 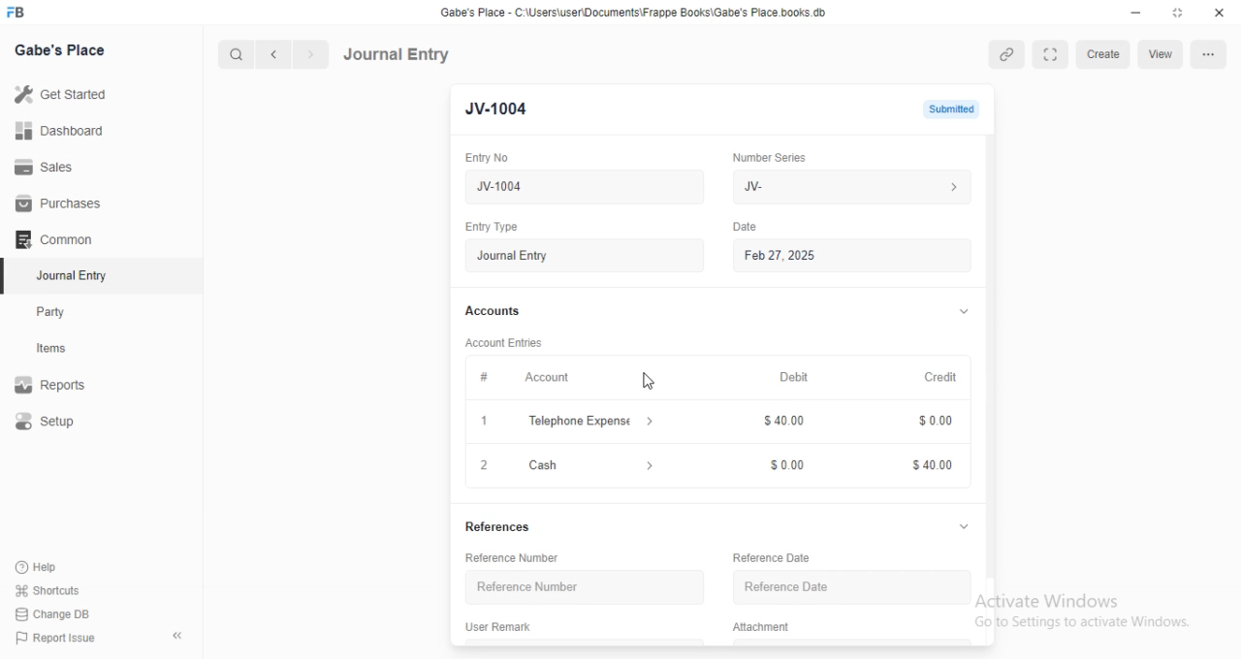 What do you see at coordinates (779, 422) in the screenshot?
I see `40.00` at bounding box center [779, 422].